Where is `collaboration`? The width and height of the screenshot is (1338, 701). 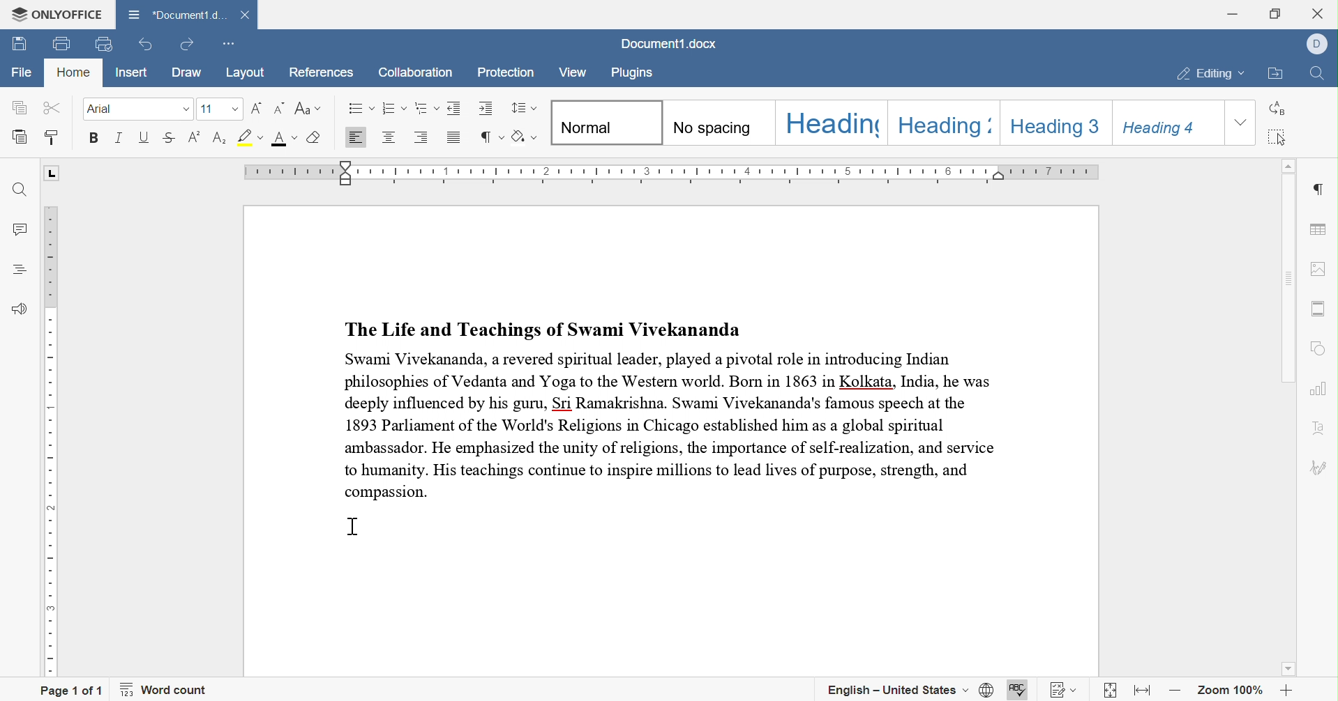 collaboration is located at coordinates (414, 73).